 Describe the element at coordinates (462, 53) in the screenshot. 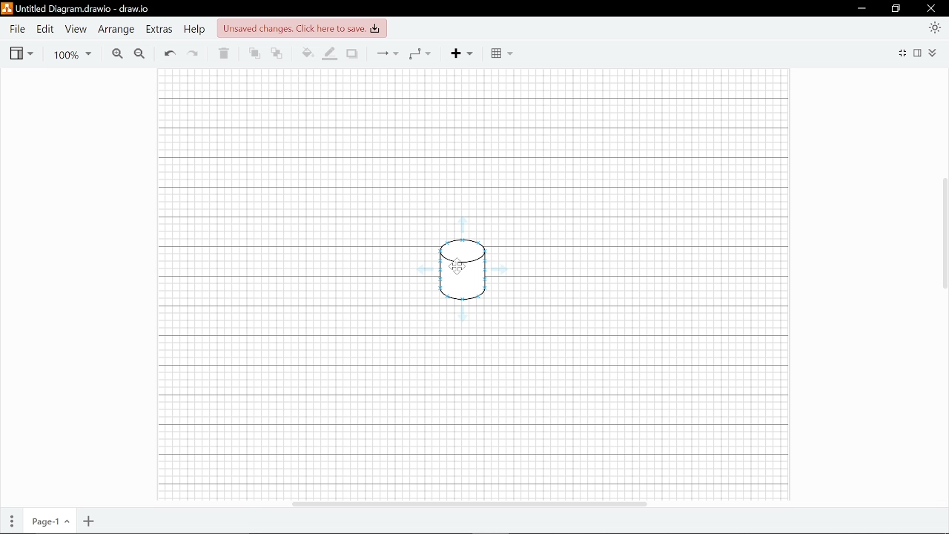

I see `Add` at that location.